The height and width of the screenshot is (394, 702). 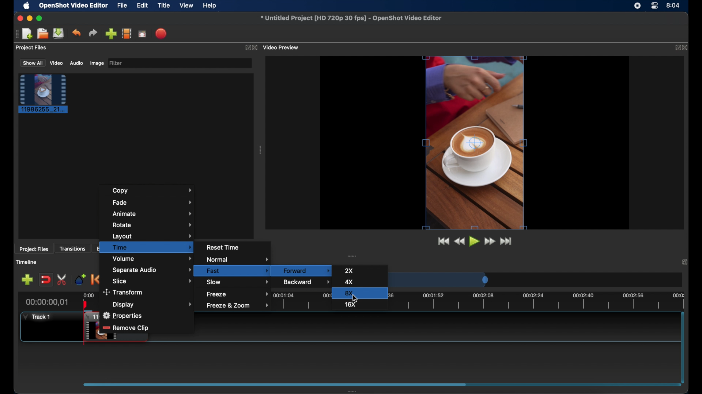 What do you see at coordinates (247, 47) in the screenshot?
I see `expand` at bounding box center [247, 47].